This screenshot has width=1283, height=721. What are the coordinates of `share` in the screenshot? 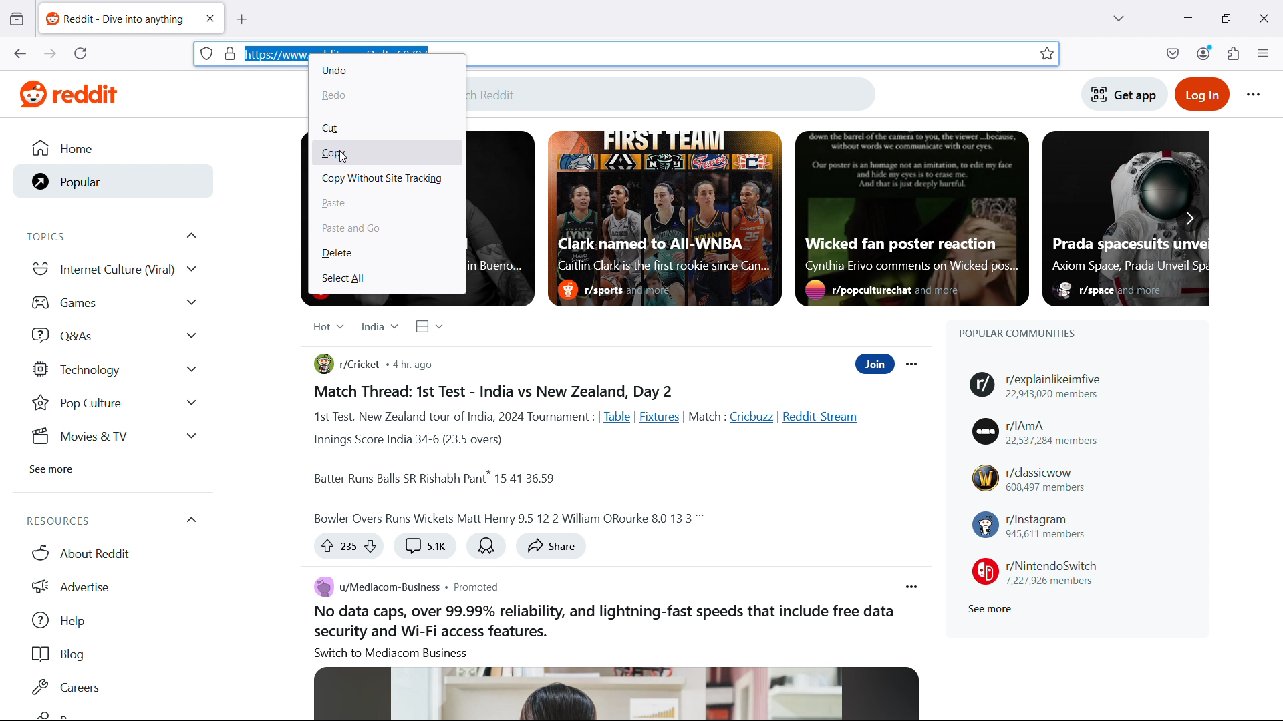 It's located at (551, 547).